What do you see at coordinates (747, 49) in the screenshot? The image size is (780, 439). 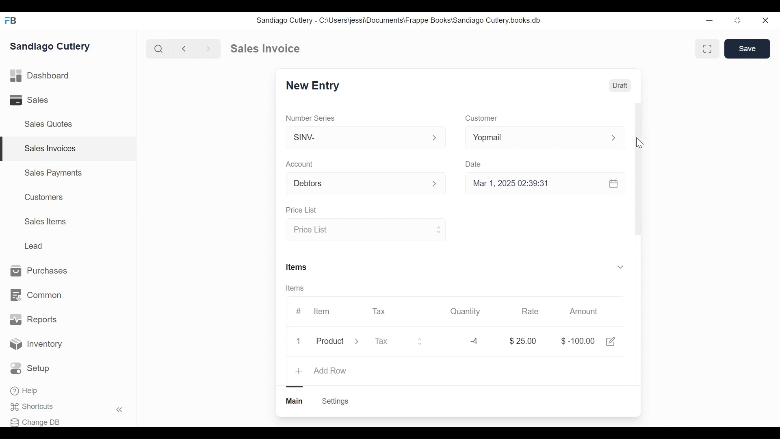 I see `Save` at bounding box center [747, 49].